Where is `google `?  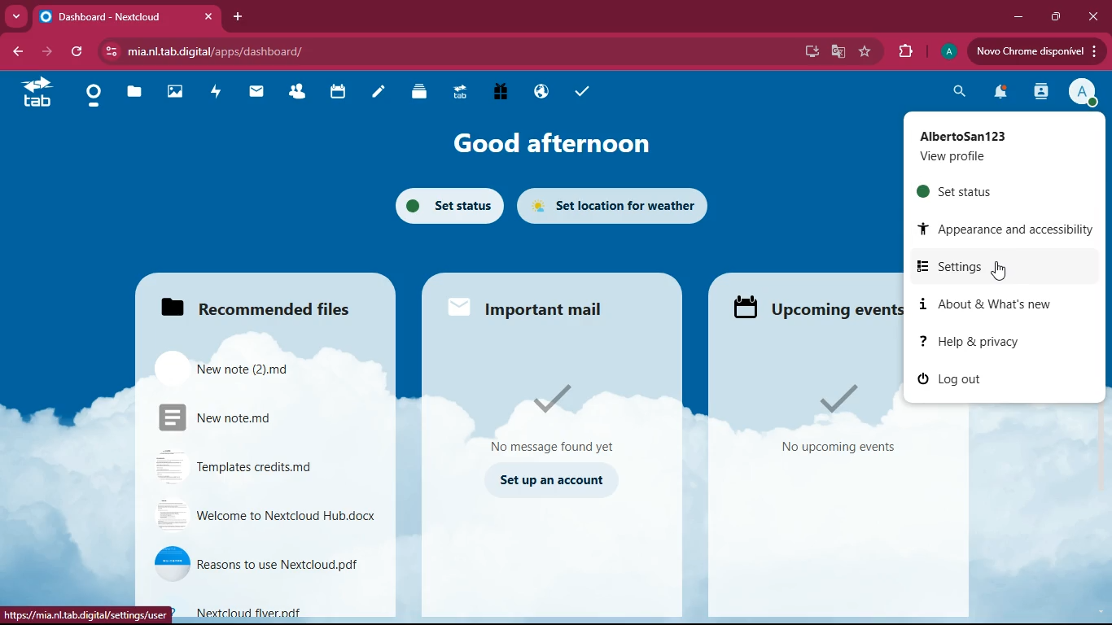 google  is located at coordinates (834, 52).